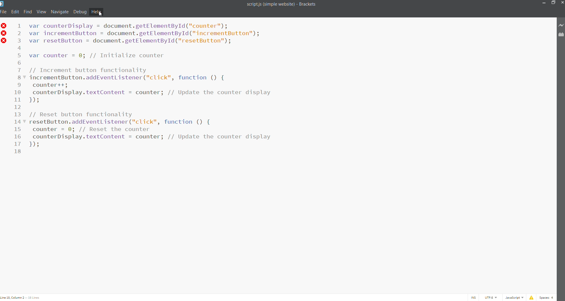 This screenshot has height=301, width=565. What do you see at coordinates (530, 297) in the screenshot?
I see `error display` at bounding box center [530, 297].